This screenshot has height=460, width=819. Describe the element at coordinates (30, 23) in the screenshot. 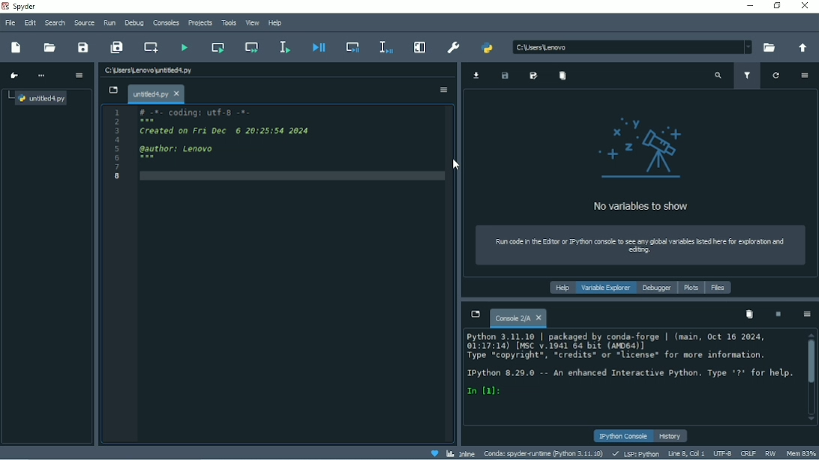

I see `Edit` at that location.